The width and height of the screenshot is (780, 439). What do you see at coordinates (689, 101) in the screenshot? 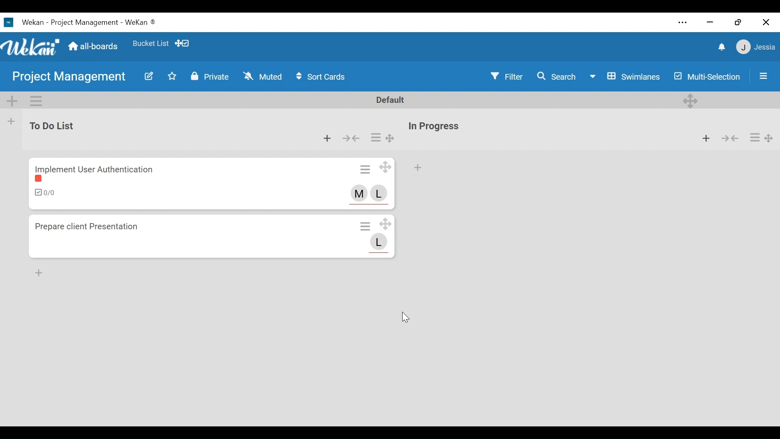
I see `Desktop drag handles` at bounding box center [689, 101].